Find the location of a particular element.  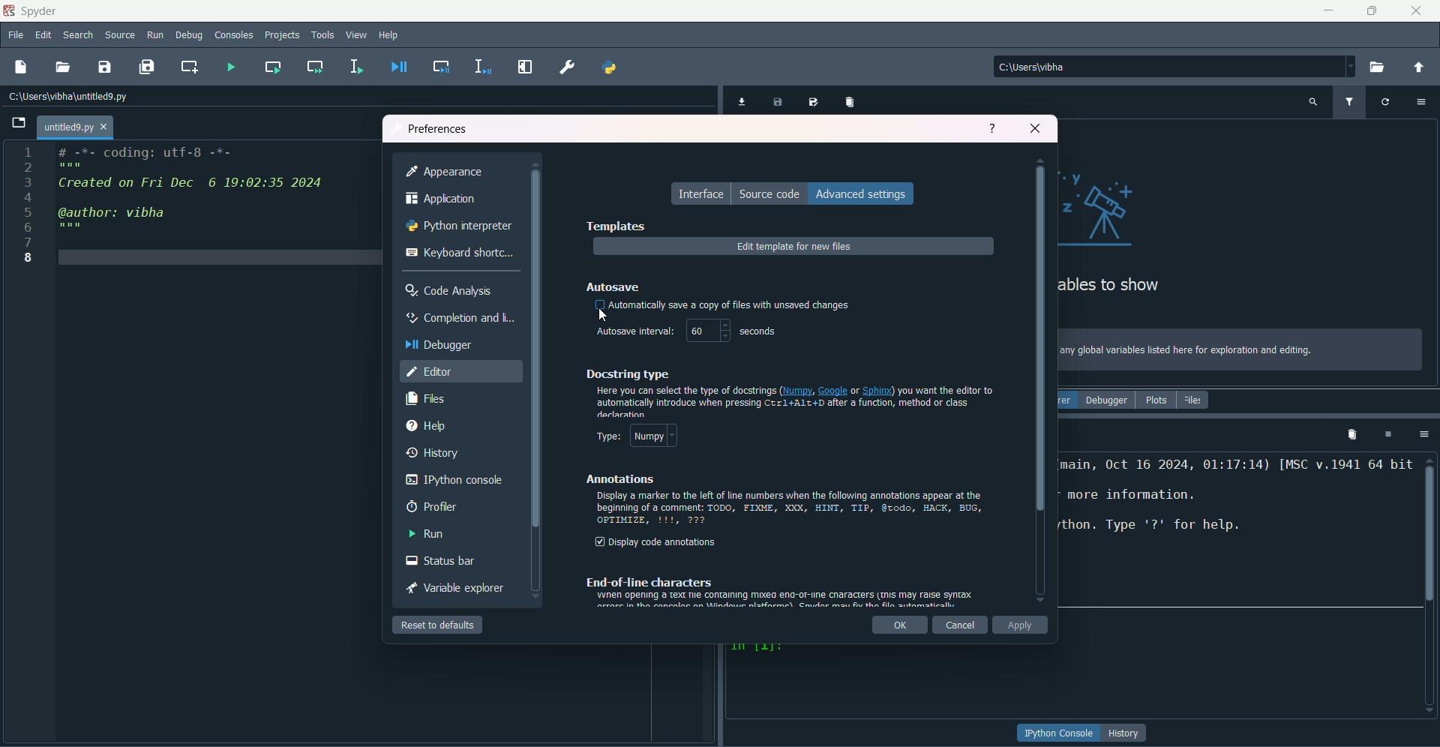

minimize/maximize is located at coordinates (1371, 10).